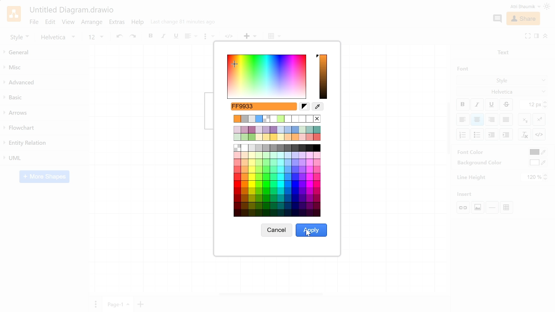 The width and height of the screenshot is (555, 312). I want to click on Extras, so click(118, 23).